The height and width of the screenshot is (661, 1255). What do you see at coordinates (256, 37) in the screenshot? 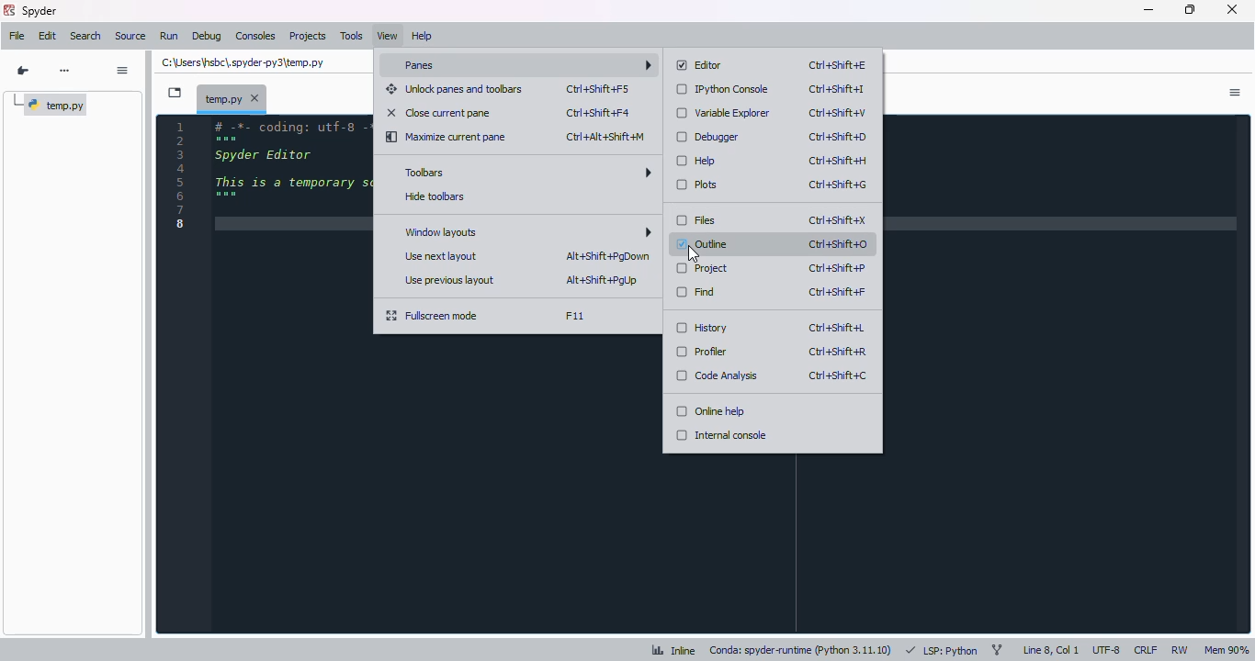
I see `consoles` at bounding box center [256, 37].